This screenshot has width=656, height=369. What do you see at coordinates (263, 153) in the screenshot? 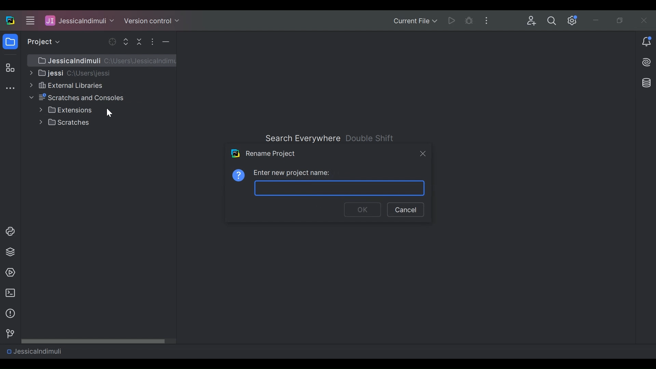
I see `Rename Project` at bounding box center [263, 153].